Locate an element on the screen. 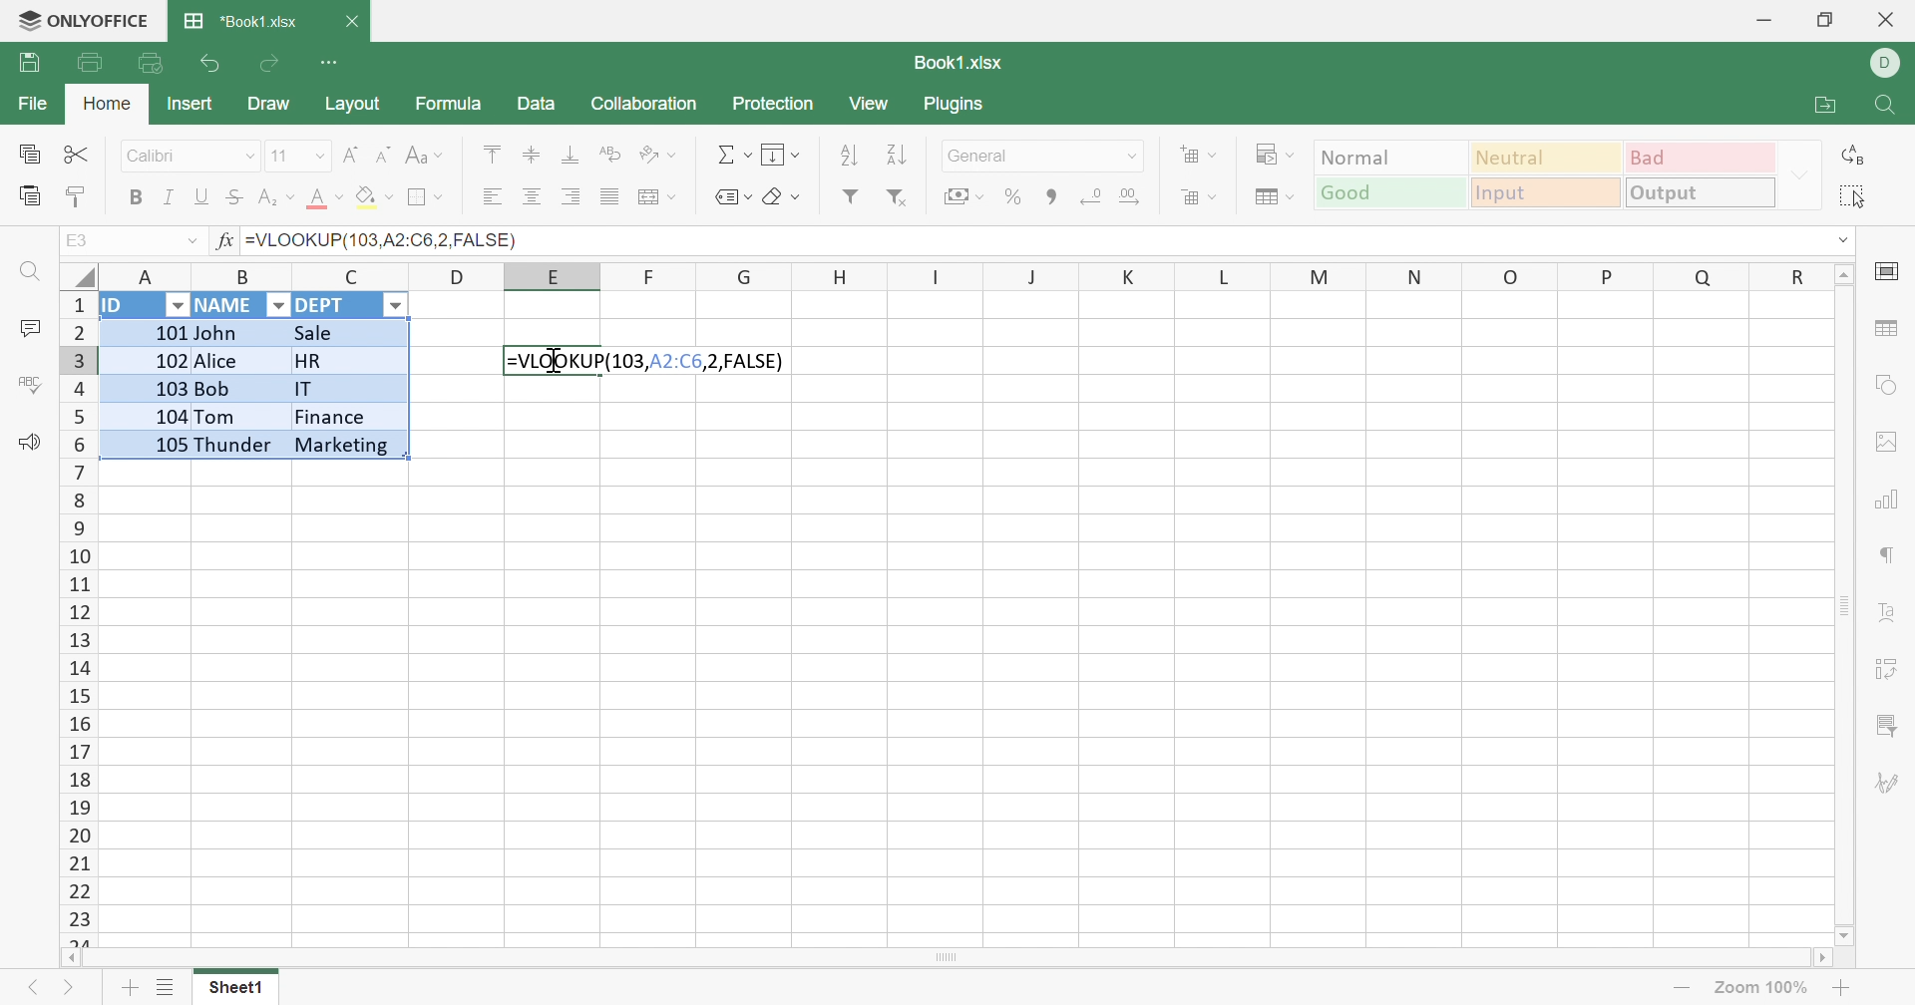 This screenshot has height=1005, width=1915. image settings is located at coordinates (1887, 442).